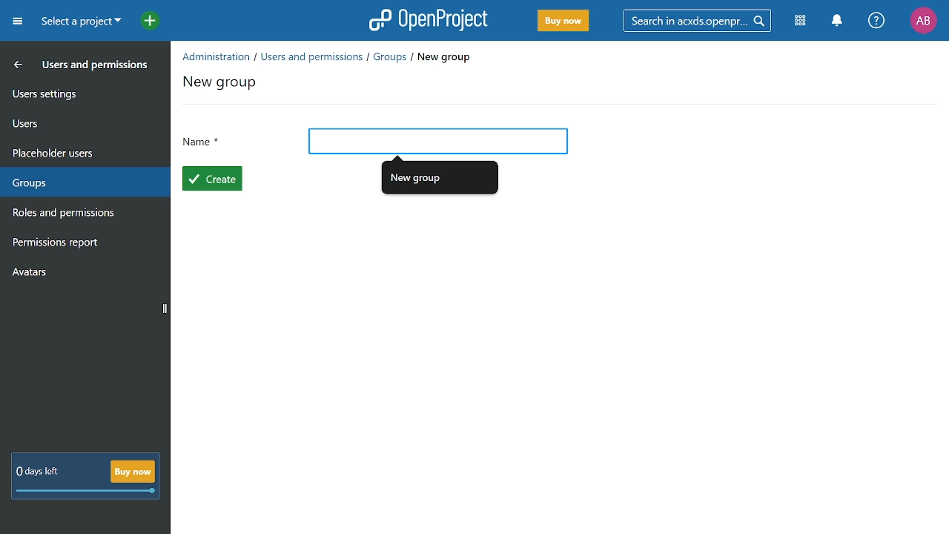  What do you see at coordinates (76, 122) in the screenshot?
I see `users` at bounding box center [76, 122].